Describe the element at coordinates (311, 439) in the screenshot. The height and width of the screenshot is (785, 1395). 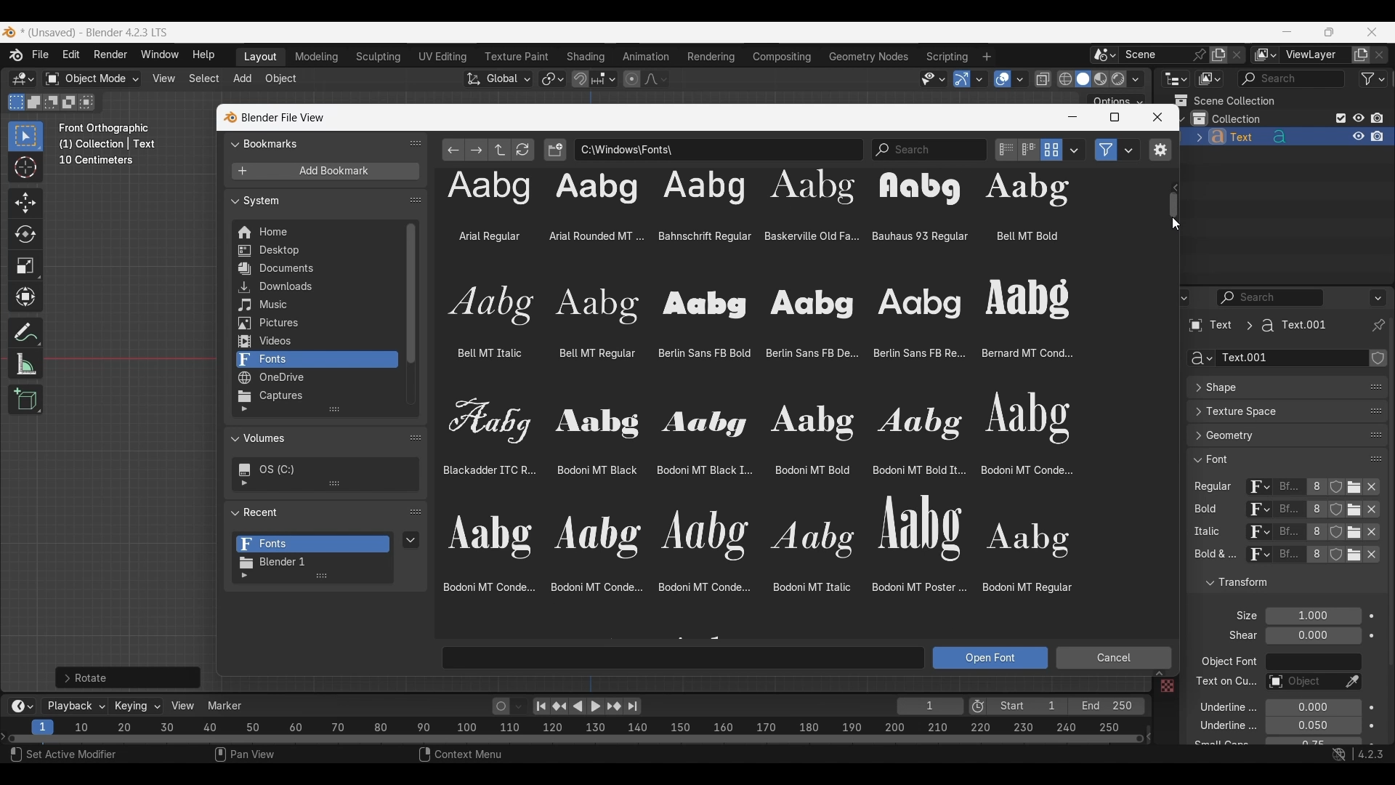
I see `Collapse Volumes` at that location.